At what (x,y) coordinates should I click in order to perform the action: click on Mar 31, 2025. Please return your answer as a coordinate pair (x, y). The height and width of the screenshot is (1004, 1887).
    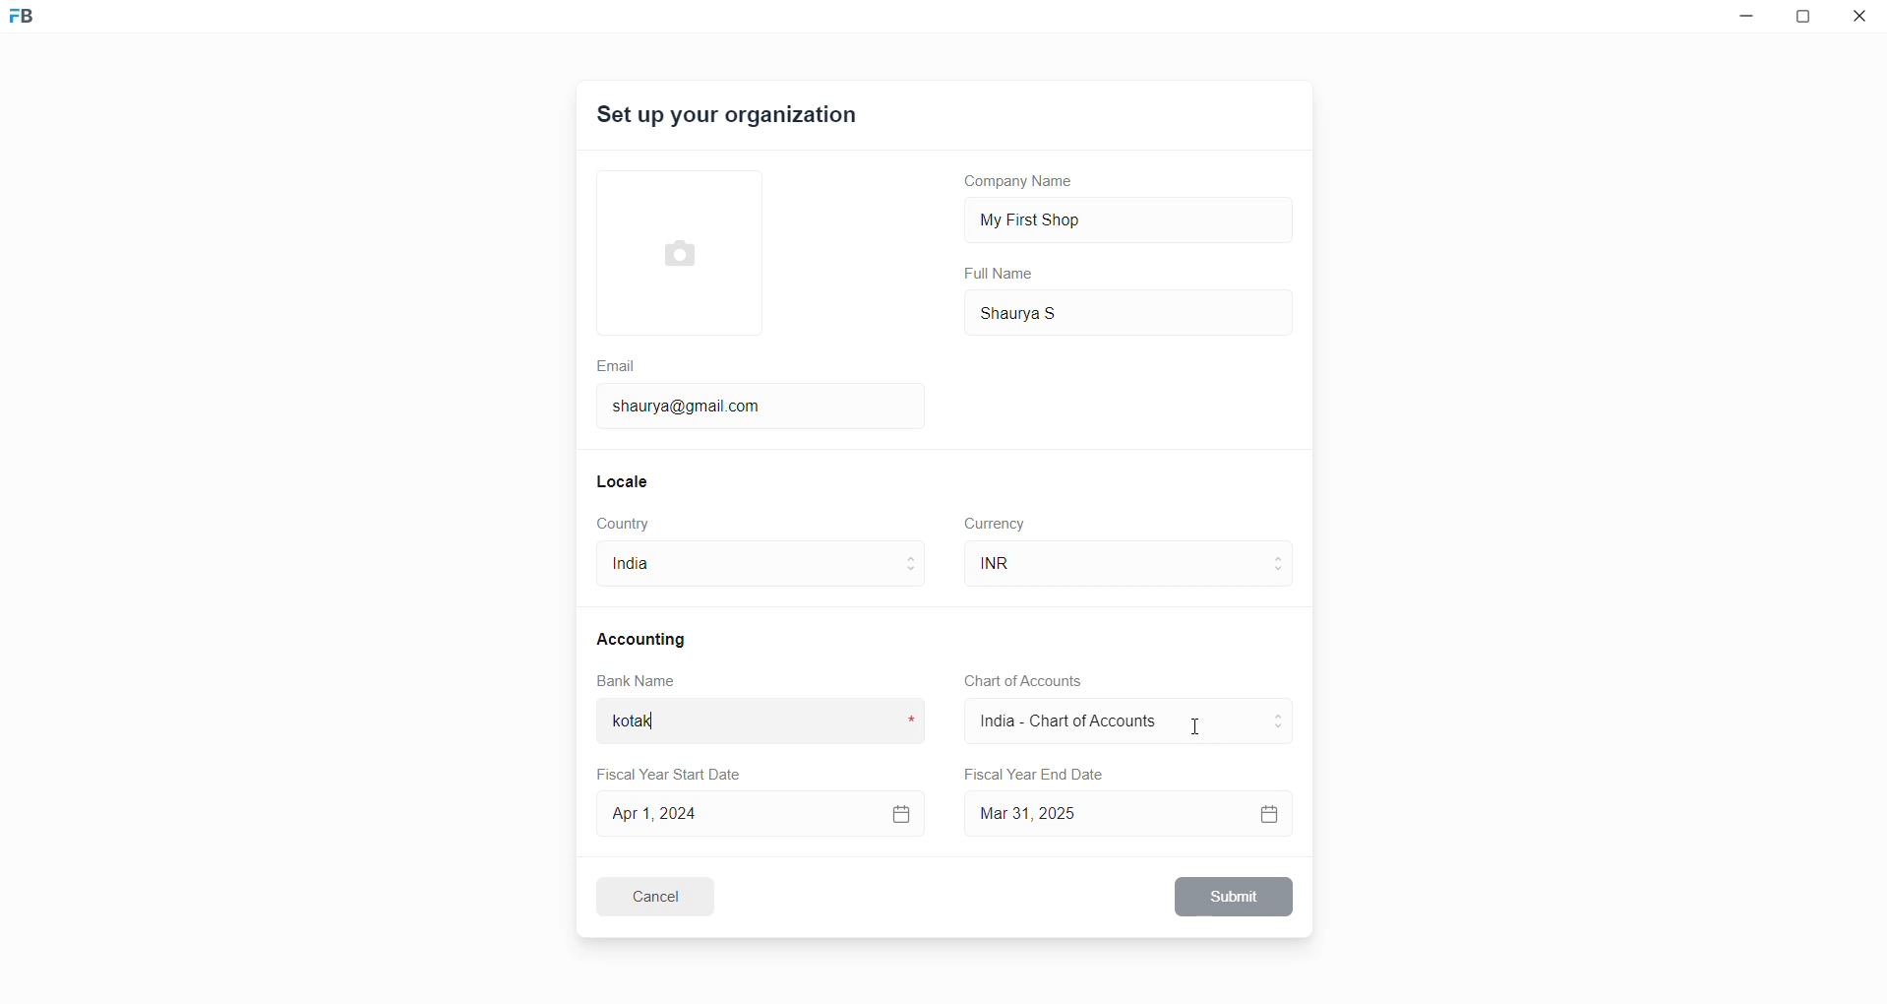
    Looking at the image, I should click on (1132, 813).